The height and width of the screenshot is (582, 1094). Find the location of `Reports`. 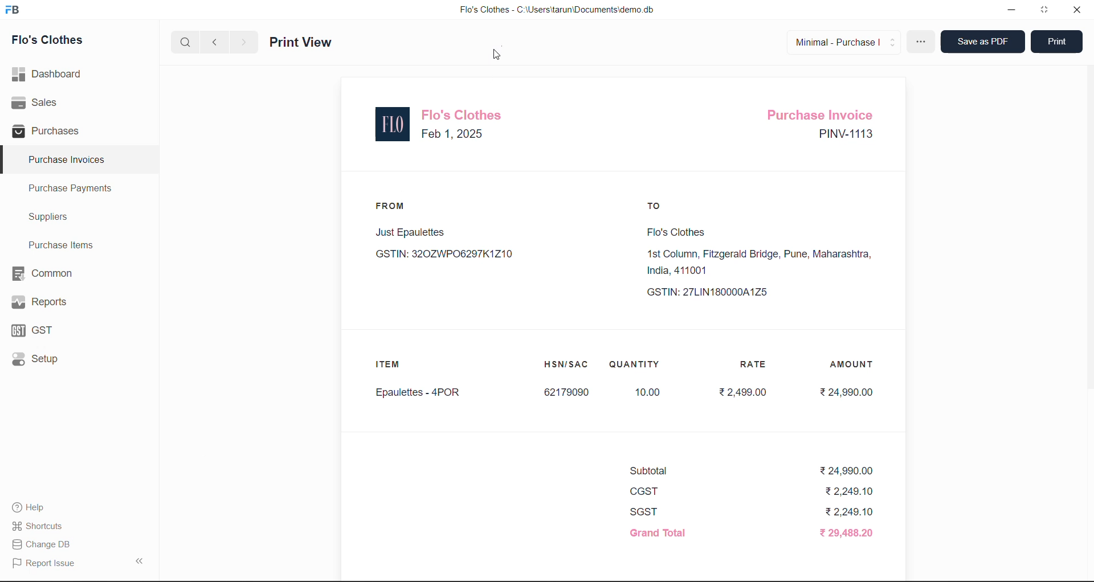

Reports is located at coordinates (51, 301).